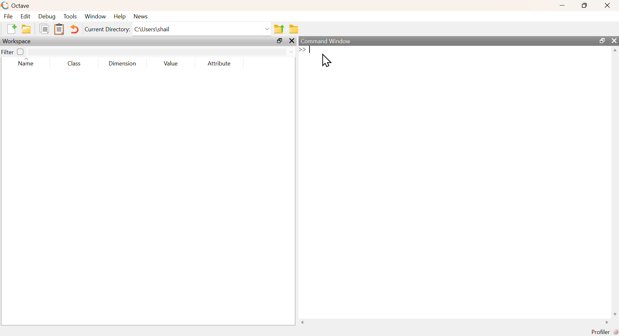  What do you see at coordinates (279, 41) in the screenshot?
I see `maximize` at bounding box center [279, 41].